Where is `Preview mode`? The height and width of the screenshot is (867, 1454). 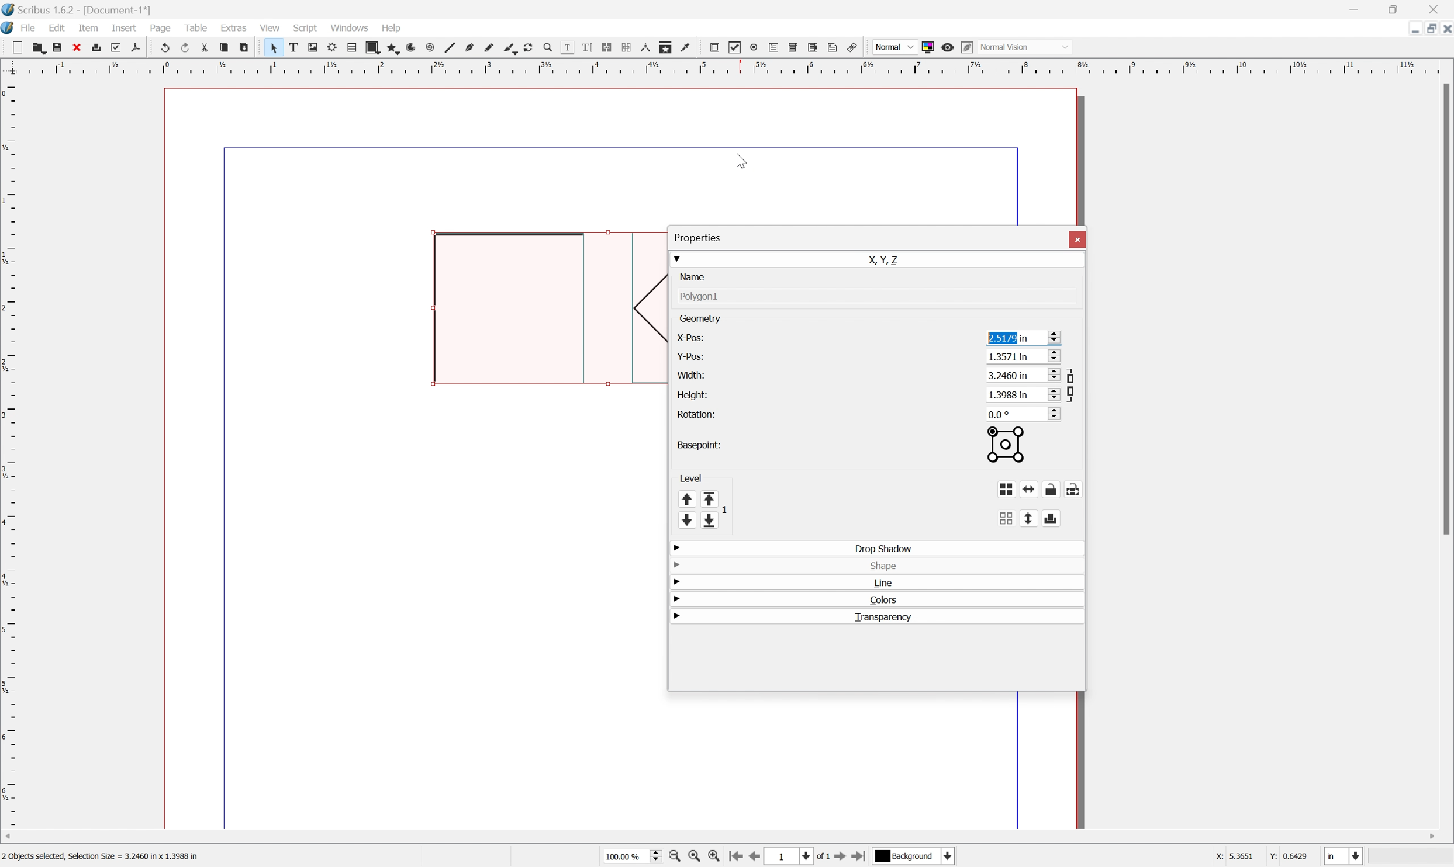
Preview mode is located at coordinates (947, 47).